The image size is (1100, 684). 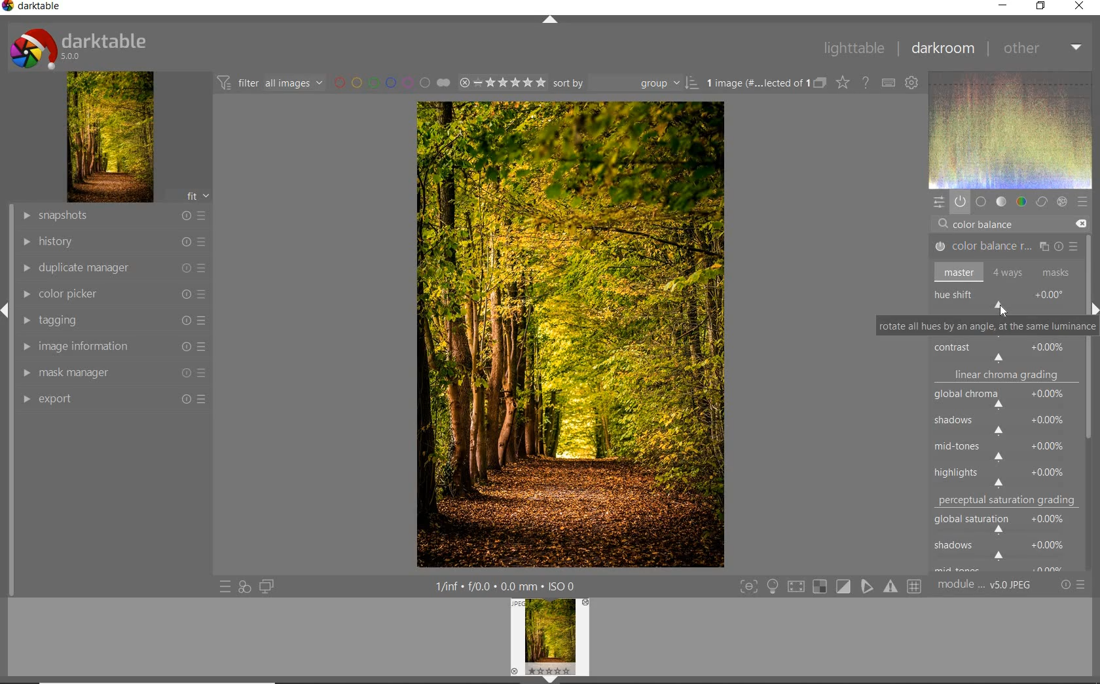 What do you see at coordinates (115, 398) in the screenshot?
I see `export` at bounding box center [115, 398].